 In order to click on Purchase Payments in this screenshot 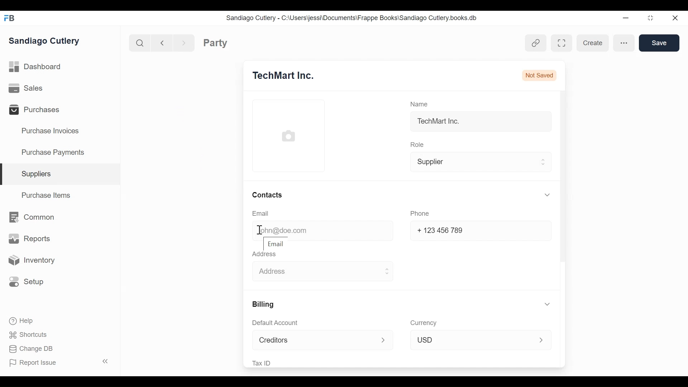, I will do `click(54, 152)`.